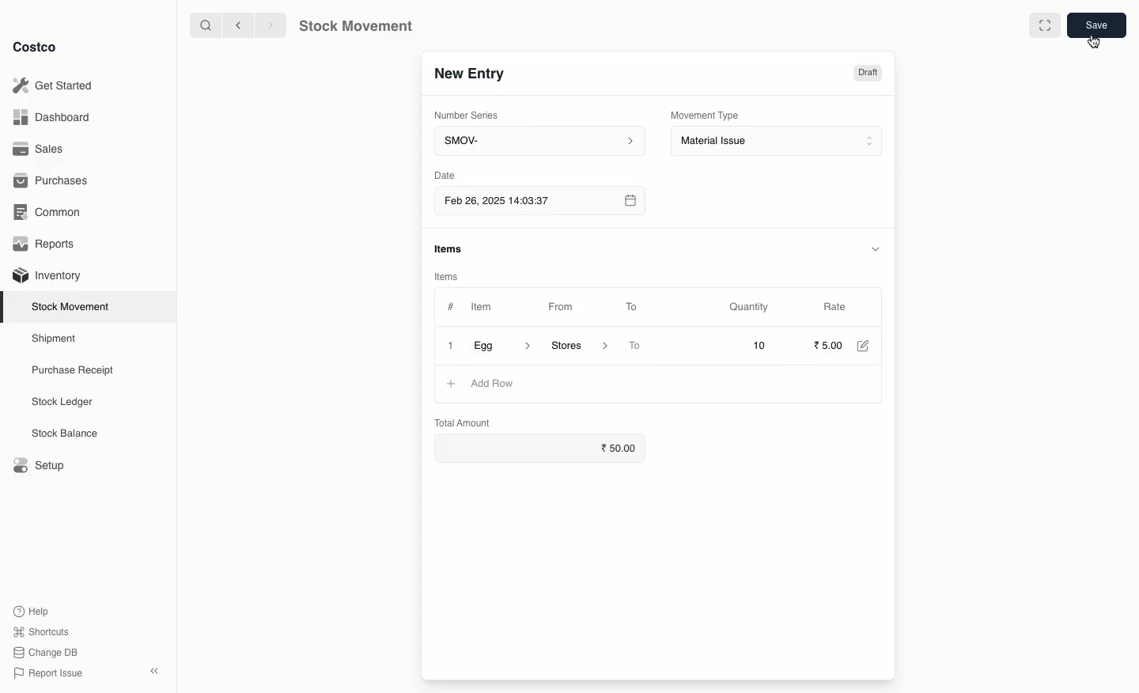 The height and width of the screenshot is (693, 1139). Describe the element at coordinates (53, 119) in the screenshot. I see `Dashboard` at that location.